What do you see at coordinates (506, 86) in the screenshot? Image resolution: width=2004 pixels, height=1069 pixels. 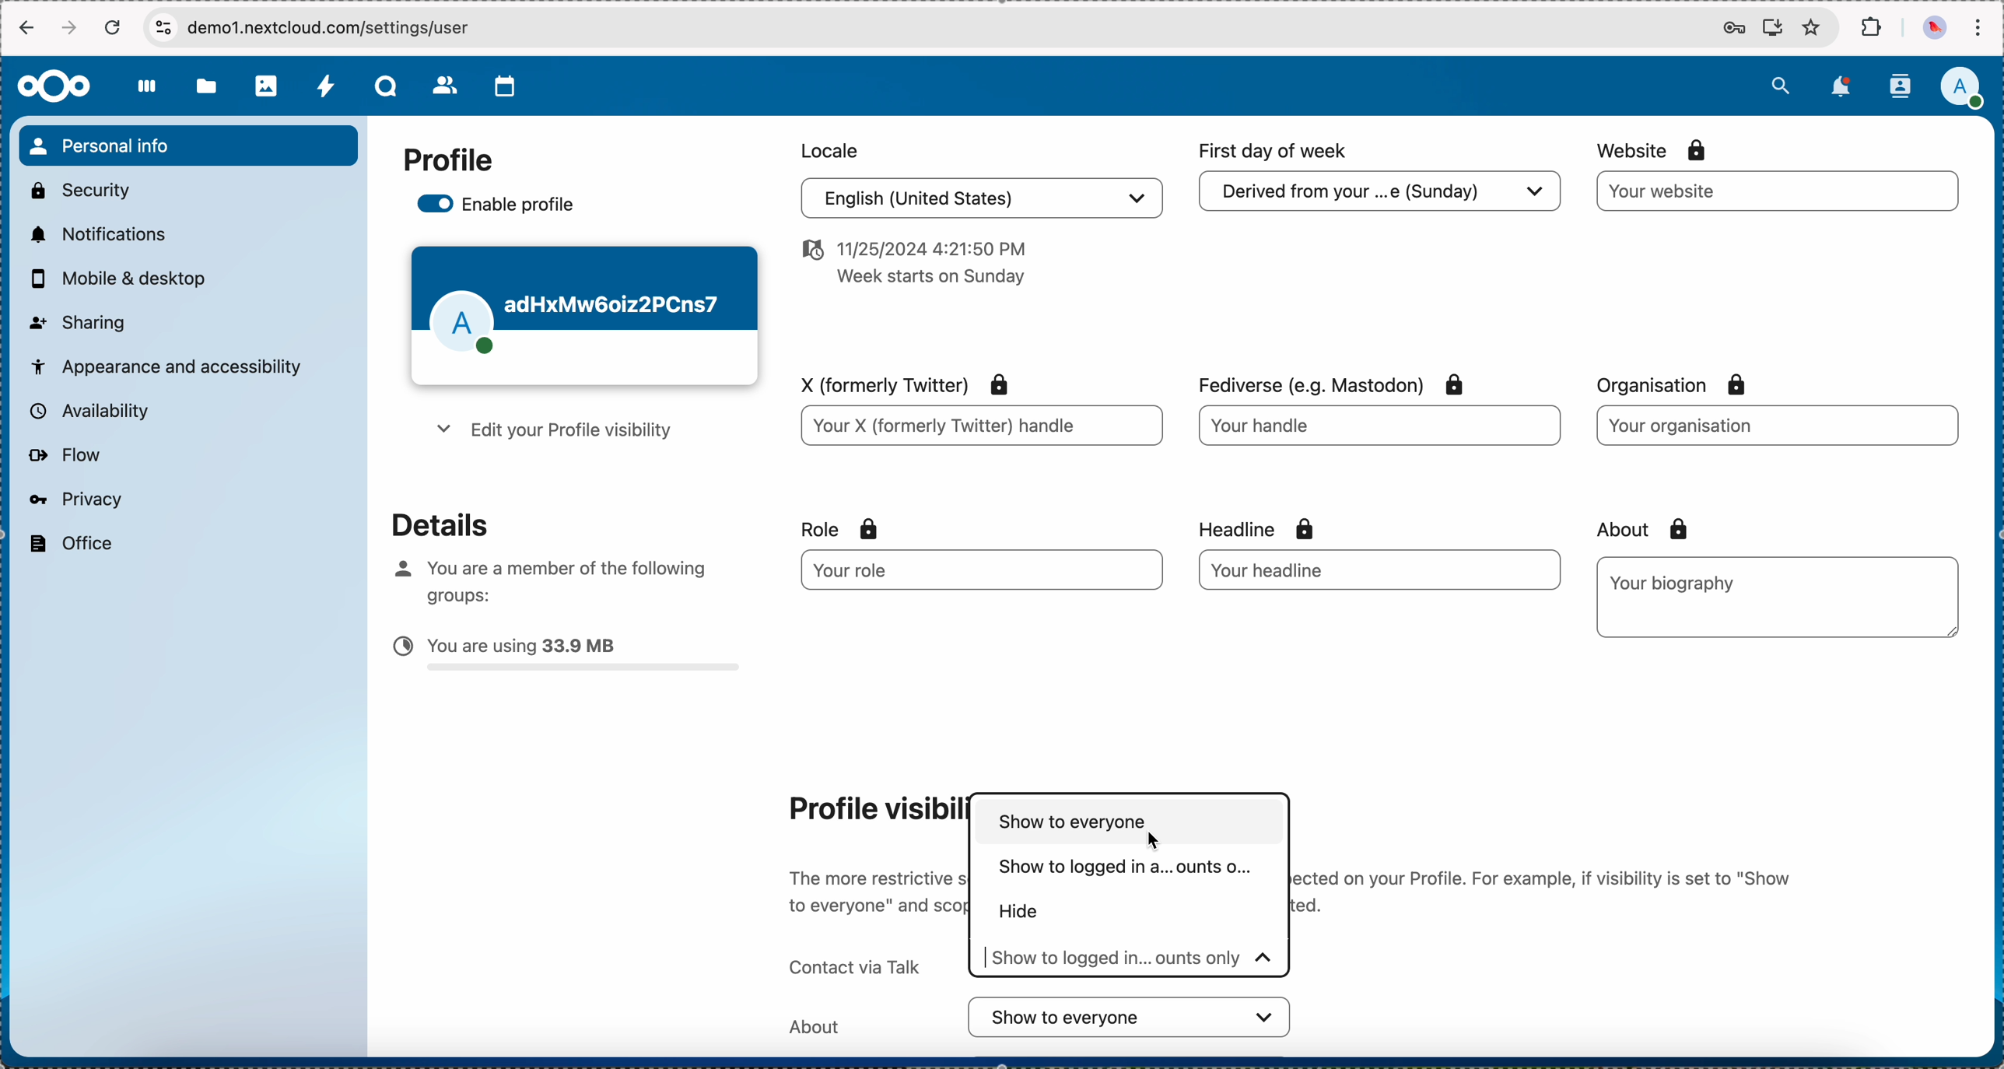 I see `calendar` at bounding box center [506, 86].